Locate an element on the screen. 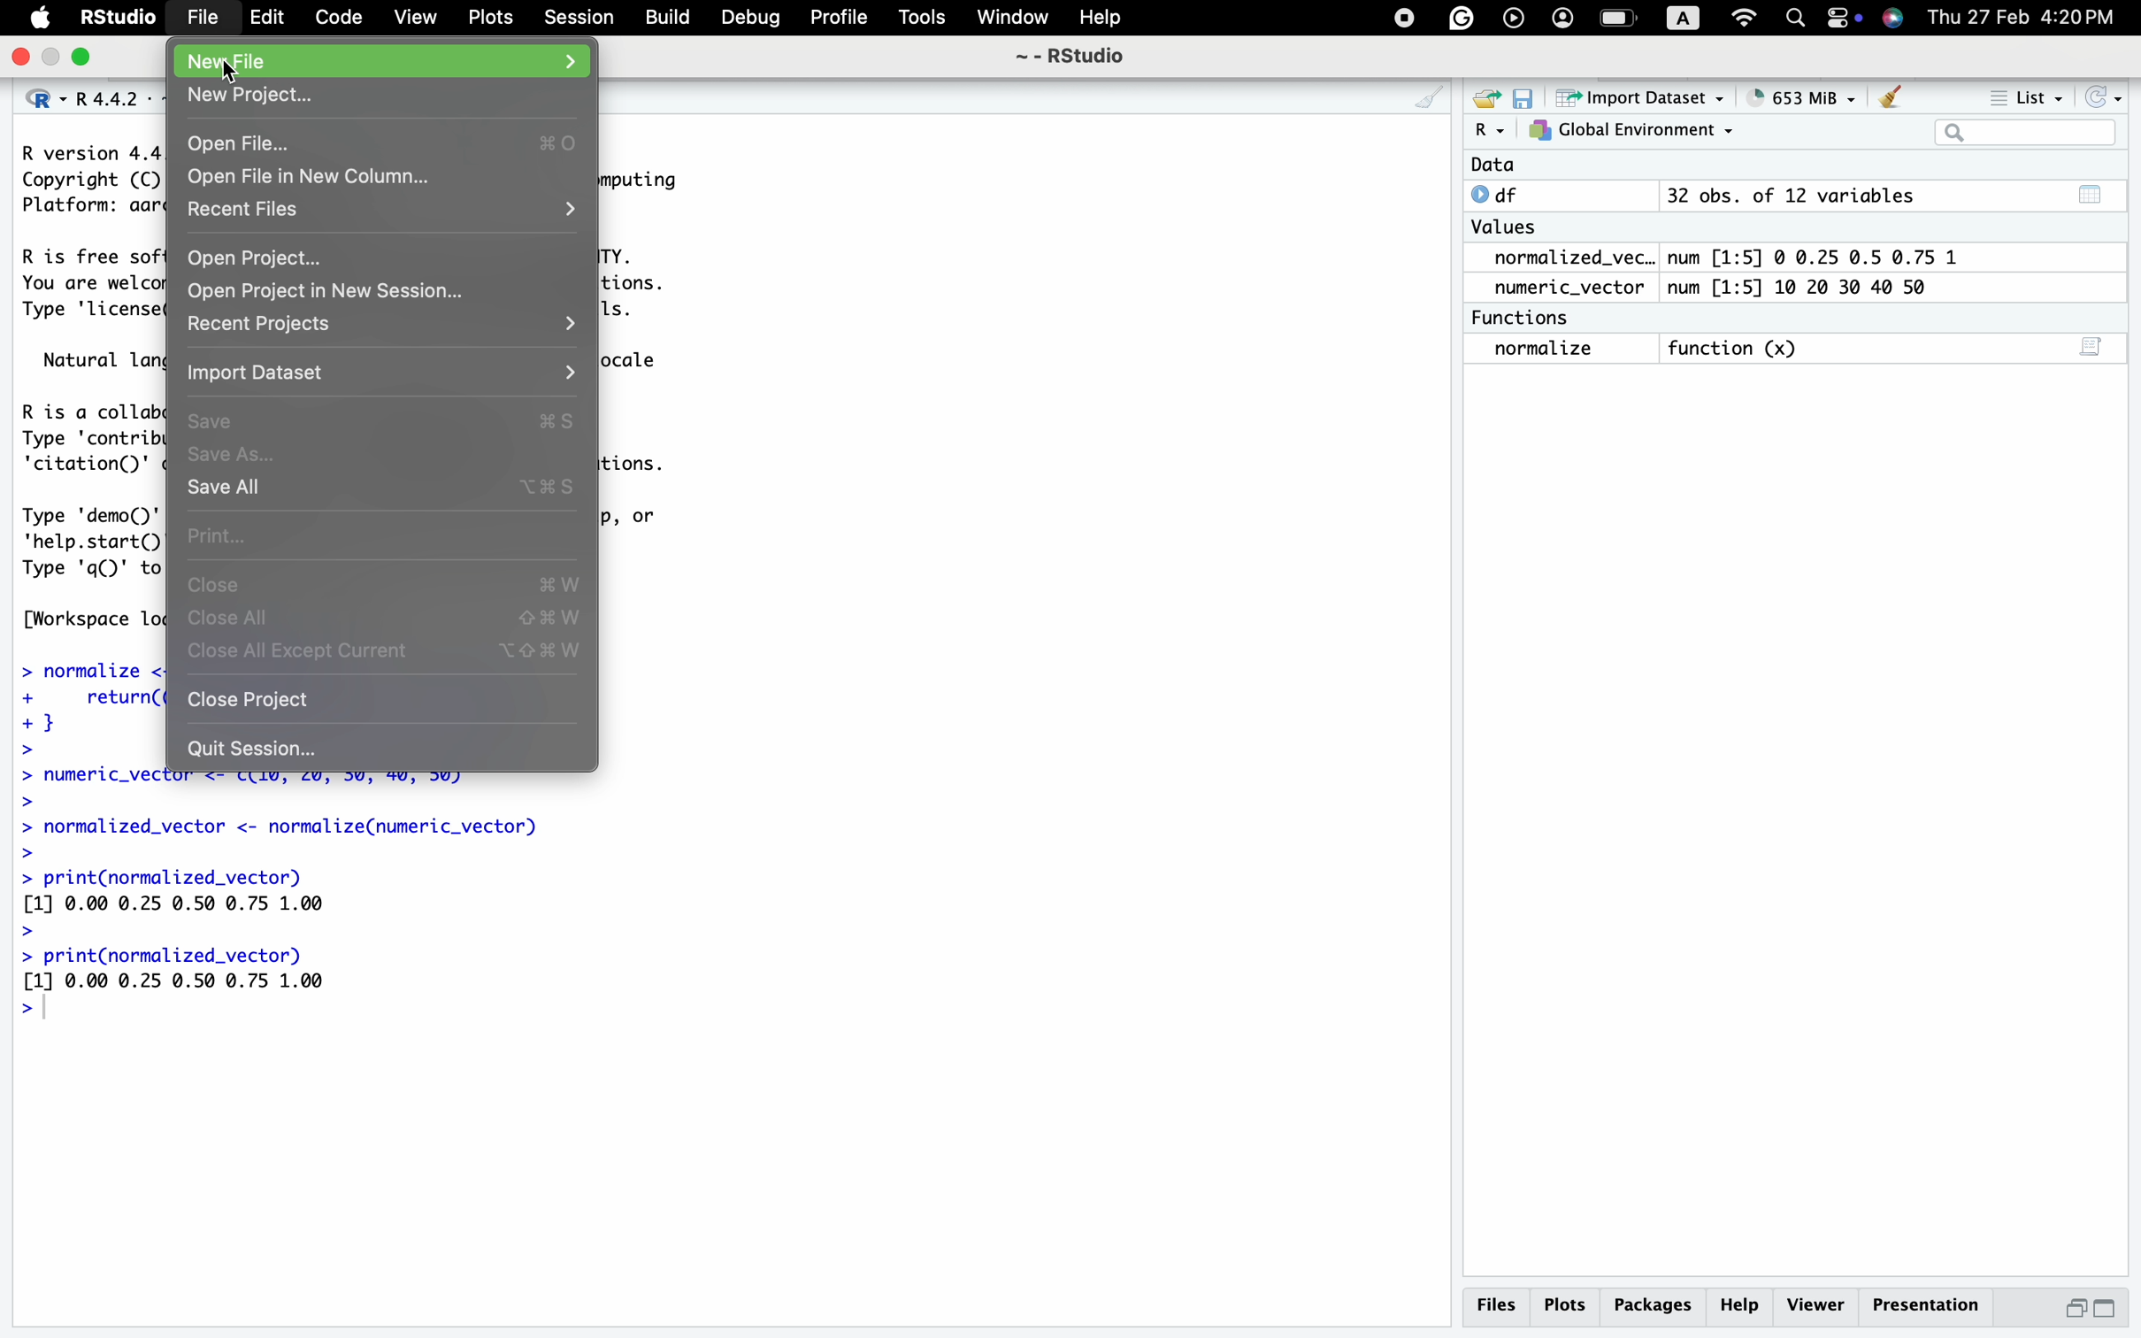  Close All is located at coordinates (232, 619).